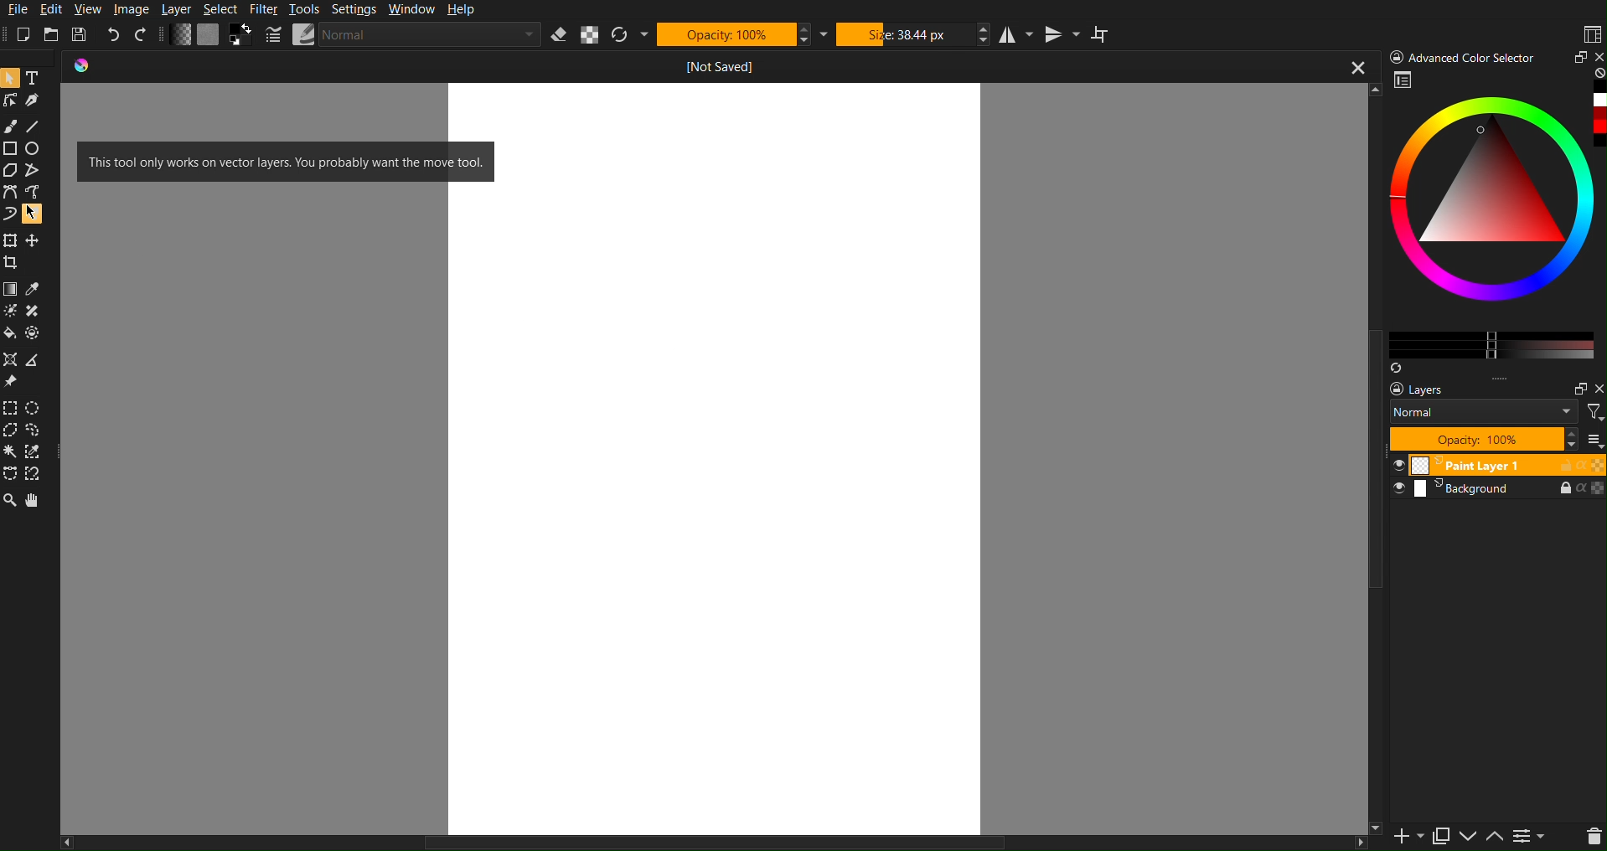 Image resolution: width=1607 pixels, height=851 pixels. Describe the element at coordinates (39, 408) in the screenshot. I see `Ellipse selection Tool` at that location.